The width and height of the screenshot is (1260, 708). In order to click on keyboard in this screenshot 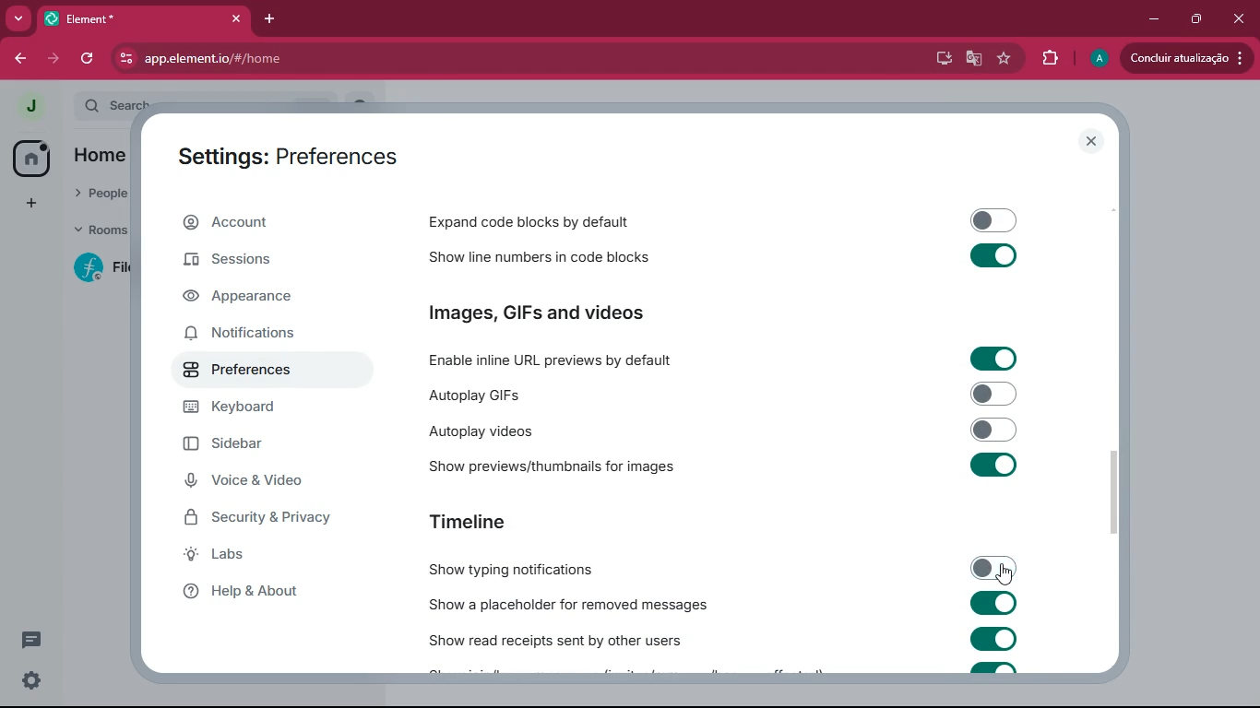, I will do `click(256, 408)`.